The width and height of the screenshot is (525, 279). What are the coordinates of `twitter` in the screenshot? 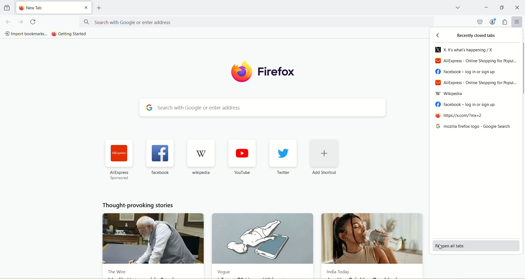 It's located at (283, 153).